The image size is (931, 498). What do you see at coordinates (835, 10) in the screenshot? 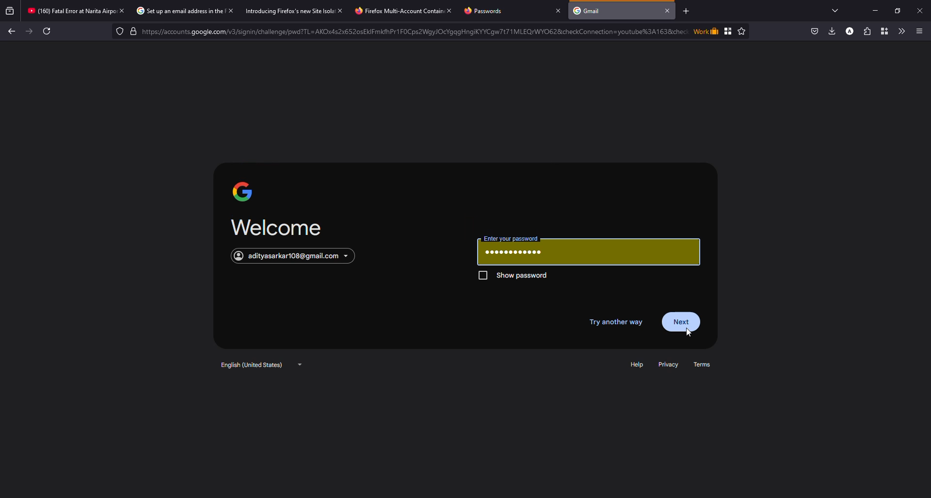
I see `tabs` at bounding box center [835, 10].